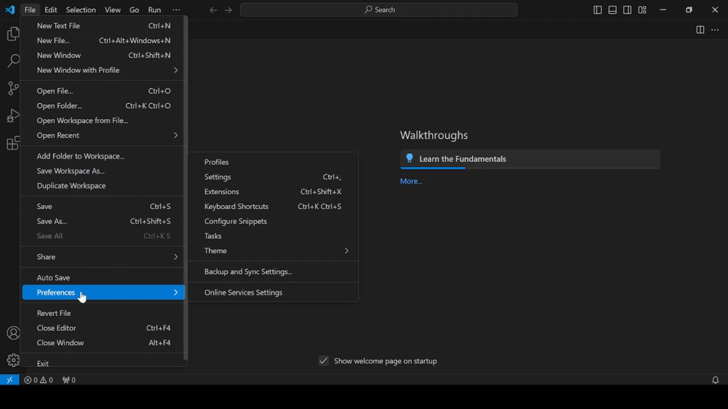 The image size is (728, 409). Describe the element at coordinates (83, 122) in the screenshot. I see `open workspace from file` at that location.